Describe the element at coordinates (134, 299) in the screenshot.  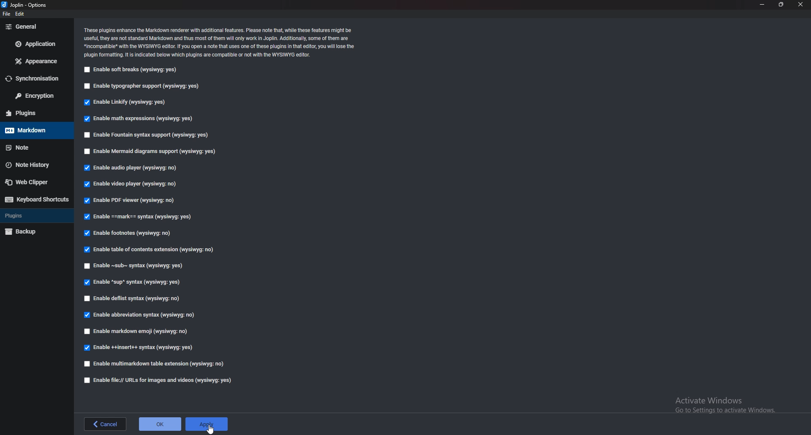
I see `enable deflist syntax` at that location.